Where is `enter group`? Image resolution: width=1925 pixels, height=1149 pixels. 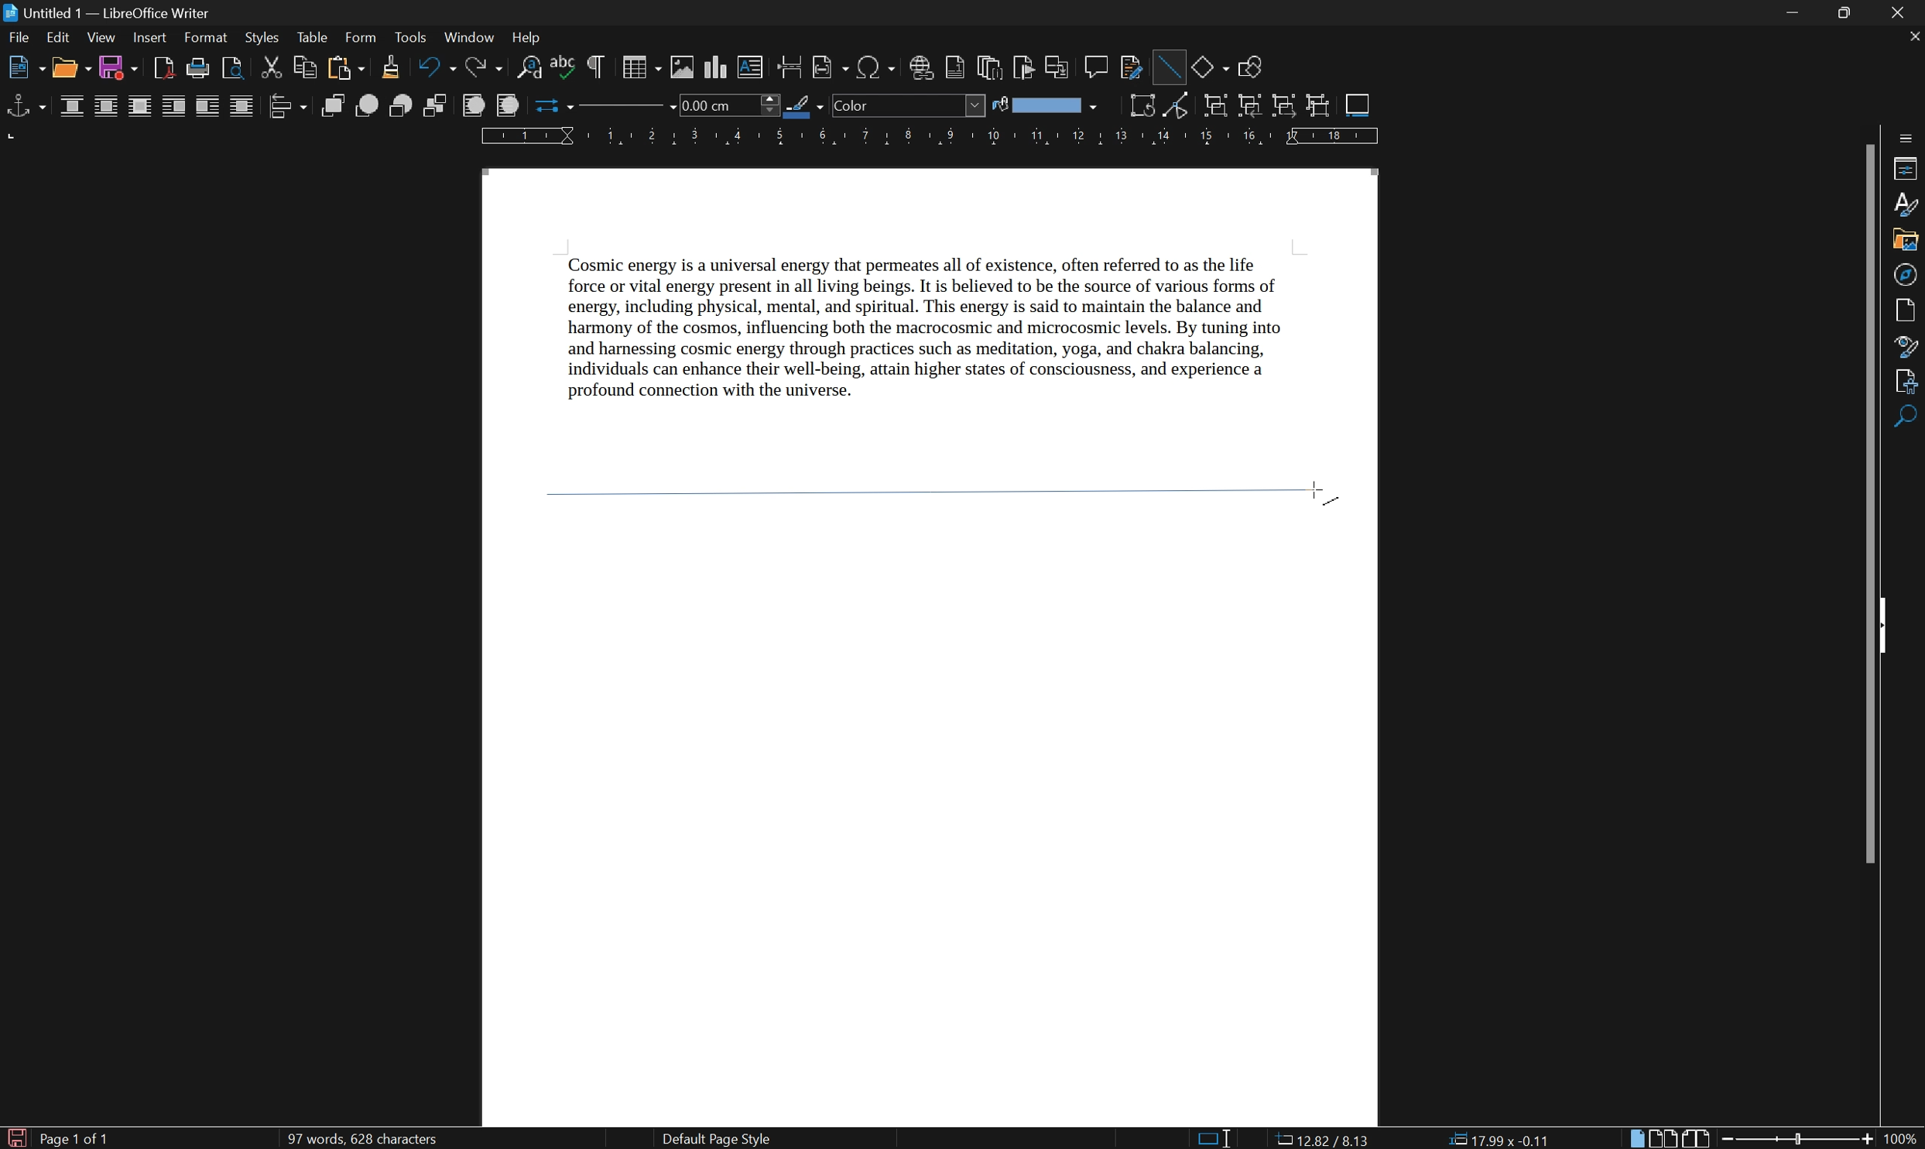 enter group is located at coordinates (1250, 106).